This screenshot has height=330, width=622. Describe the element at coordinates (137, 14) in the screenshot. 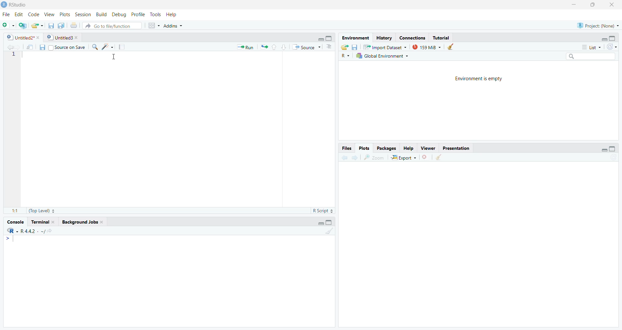

I see `Profile` at that location.